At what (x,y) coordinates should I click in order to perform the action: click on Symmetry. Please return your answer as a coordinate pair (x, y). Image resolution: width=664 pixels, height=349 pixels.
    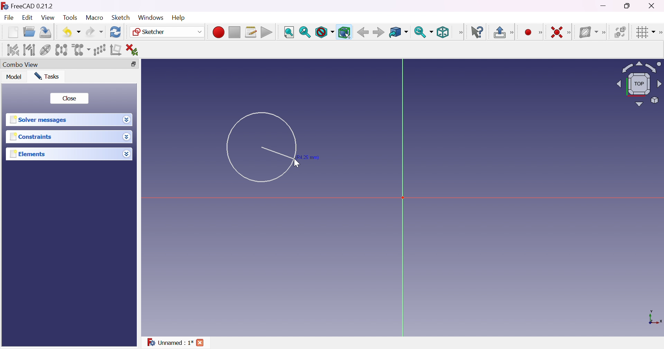
    Looking at the image, I should click on (61, 50).